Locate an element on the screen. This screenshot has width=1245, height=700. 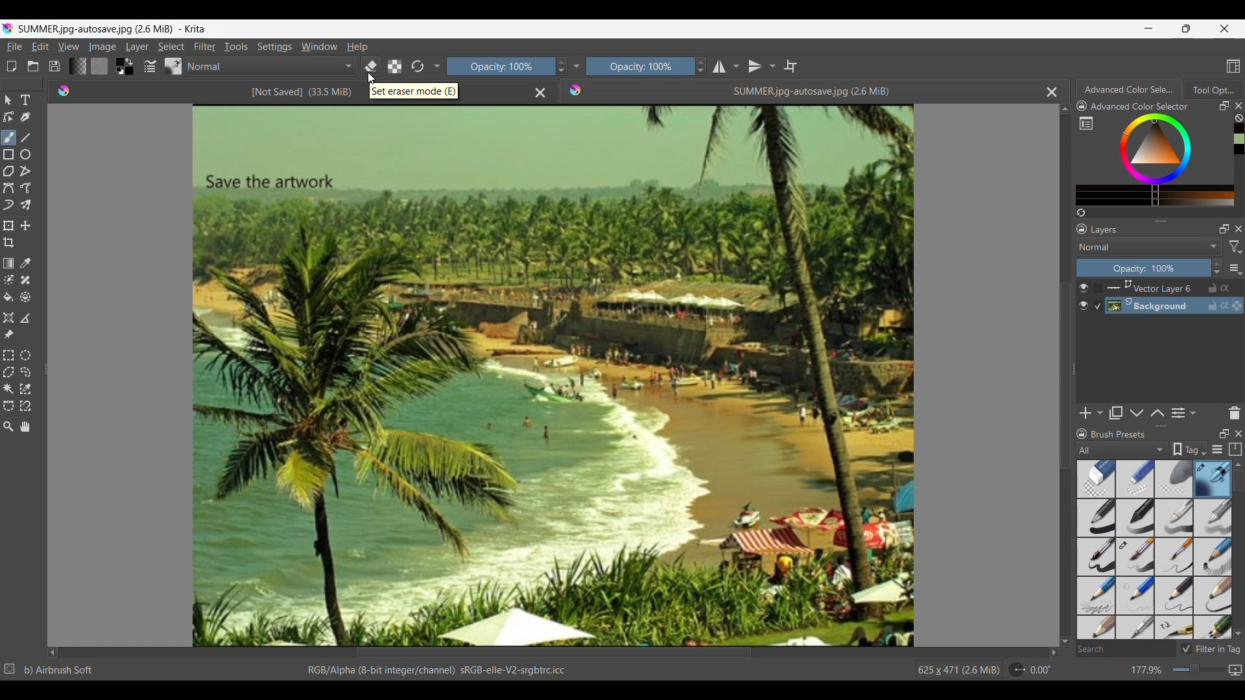
Move layer up is located at coordinates (1157, 412).